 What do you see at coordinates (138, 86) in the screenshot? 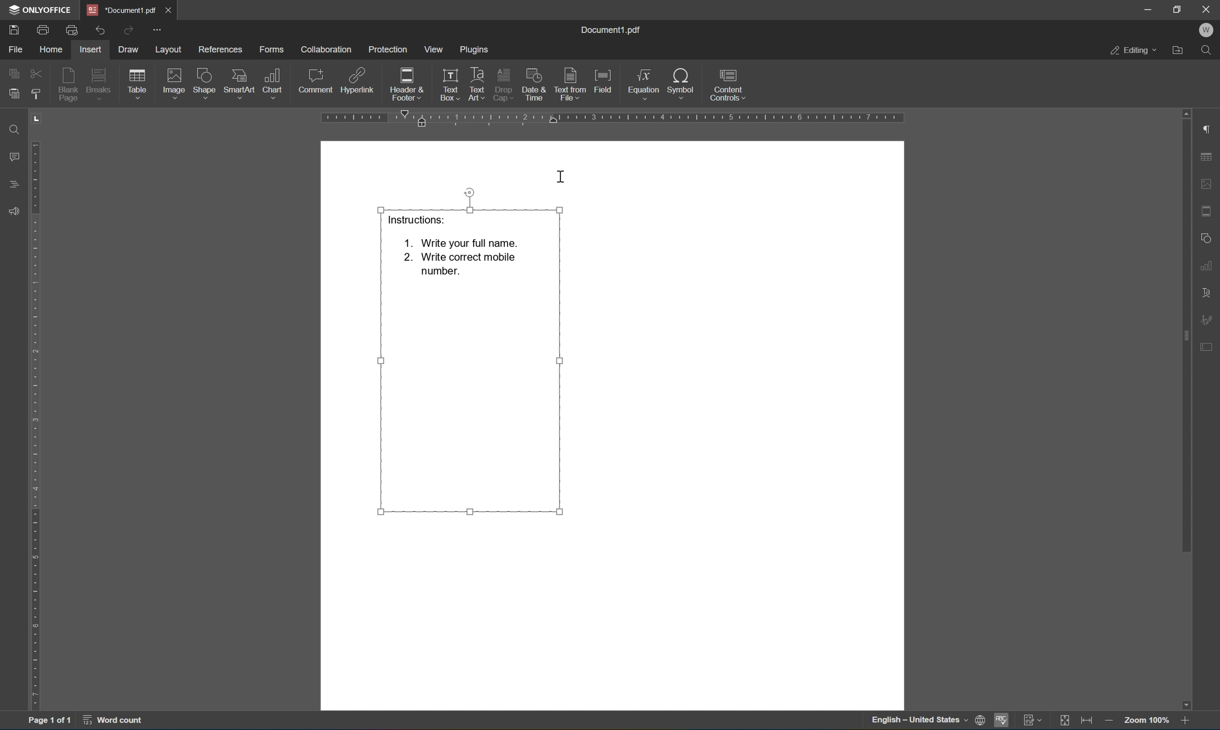
I see `table` at bounding box center [138, 86].